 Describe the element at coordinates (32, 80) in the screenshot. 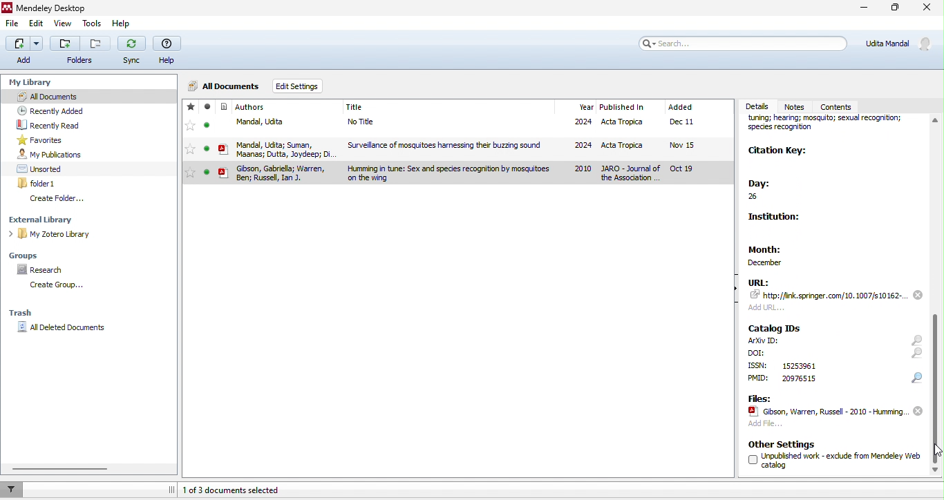

I see `my library` at that location.